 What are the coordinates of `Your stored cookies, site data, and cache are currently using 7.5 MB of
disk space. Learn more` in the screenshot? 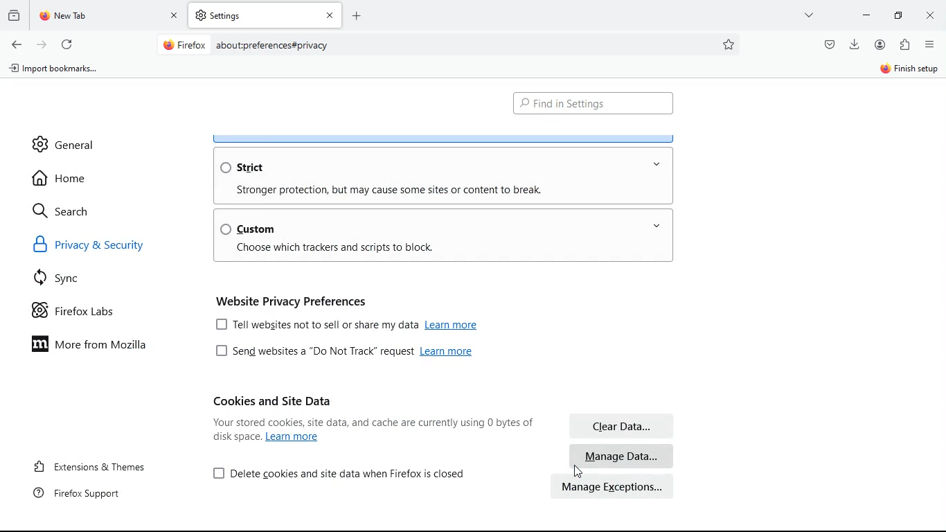 It's located at (367, 430).